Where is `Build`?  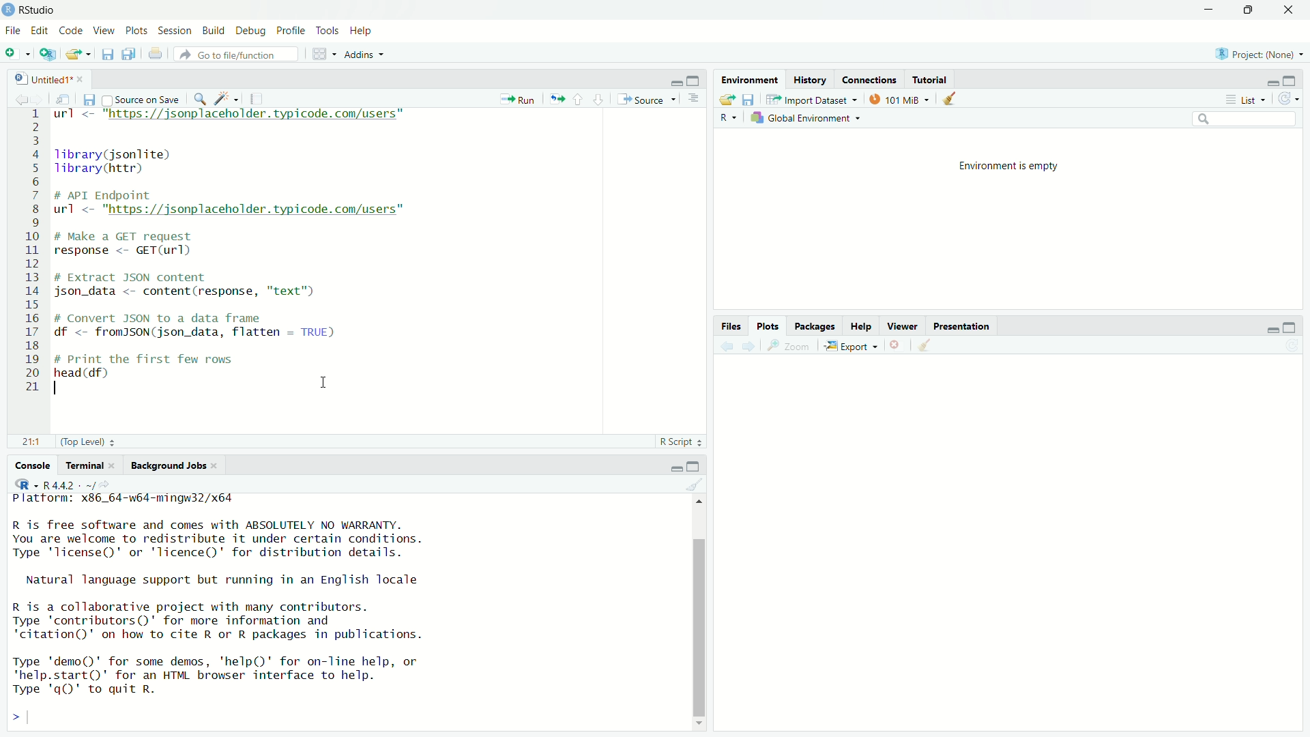 Build is located at coordinates (214, 31).